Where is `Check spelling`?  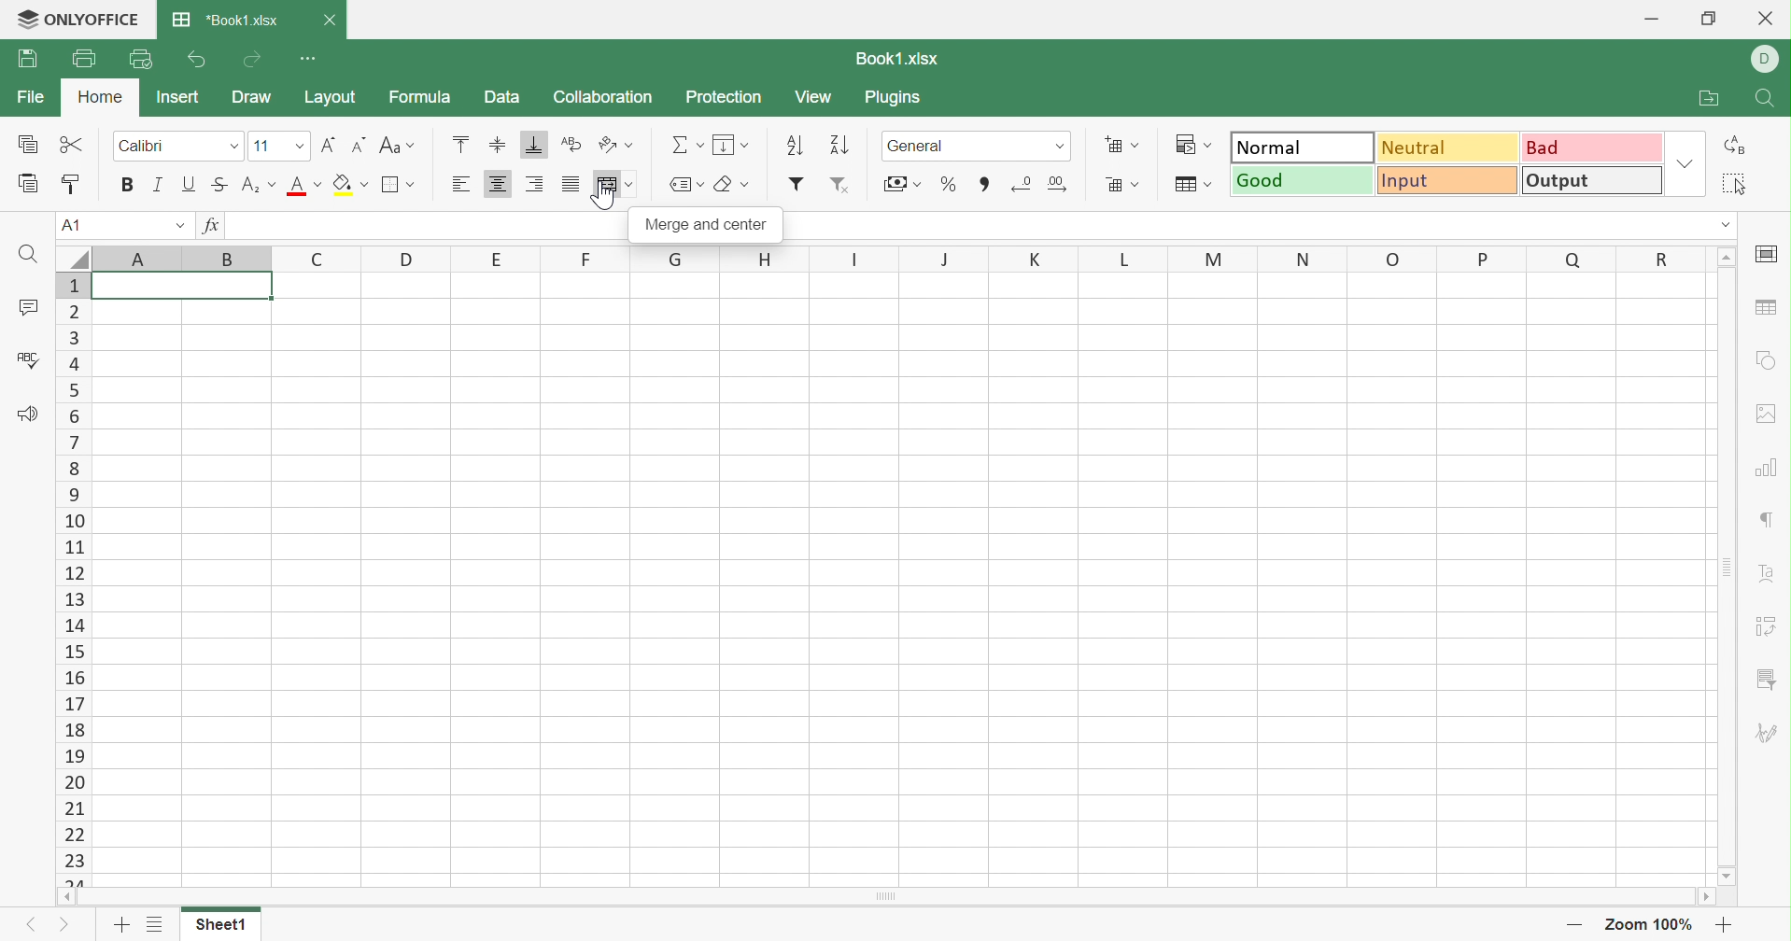 Check spelling is located at coordinates (25, 361).